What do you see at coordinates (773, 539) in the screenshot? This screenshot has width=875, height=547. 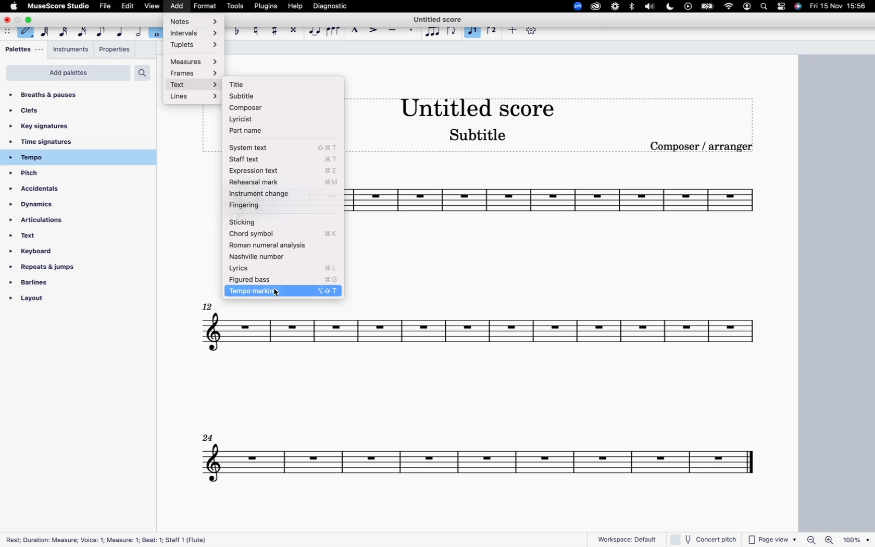 I see `page view` at bounding box center [773, 539].